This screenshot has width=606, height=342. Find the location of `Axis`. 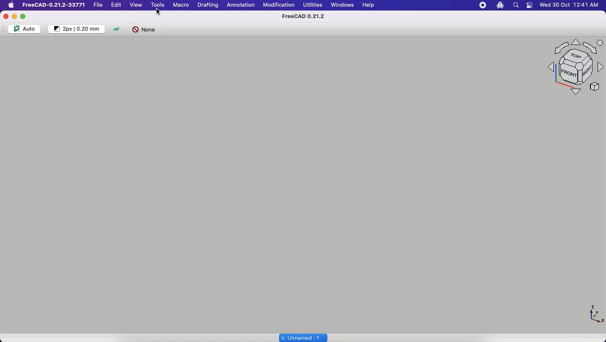

Axis is located at coordinates (595, 314).